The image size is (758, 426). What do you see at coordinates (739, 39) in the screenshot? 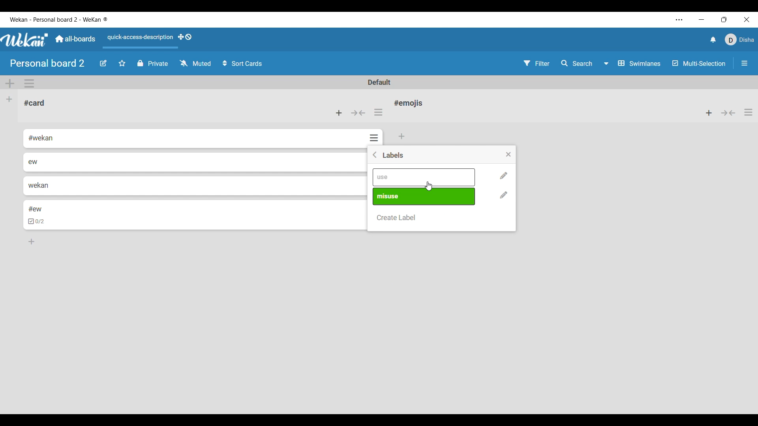
I see `Current account` at bounding box center [739, 39].